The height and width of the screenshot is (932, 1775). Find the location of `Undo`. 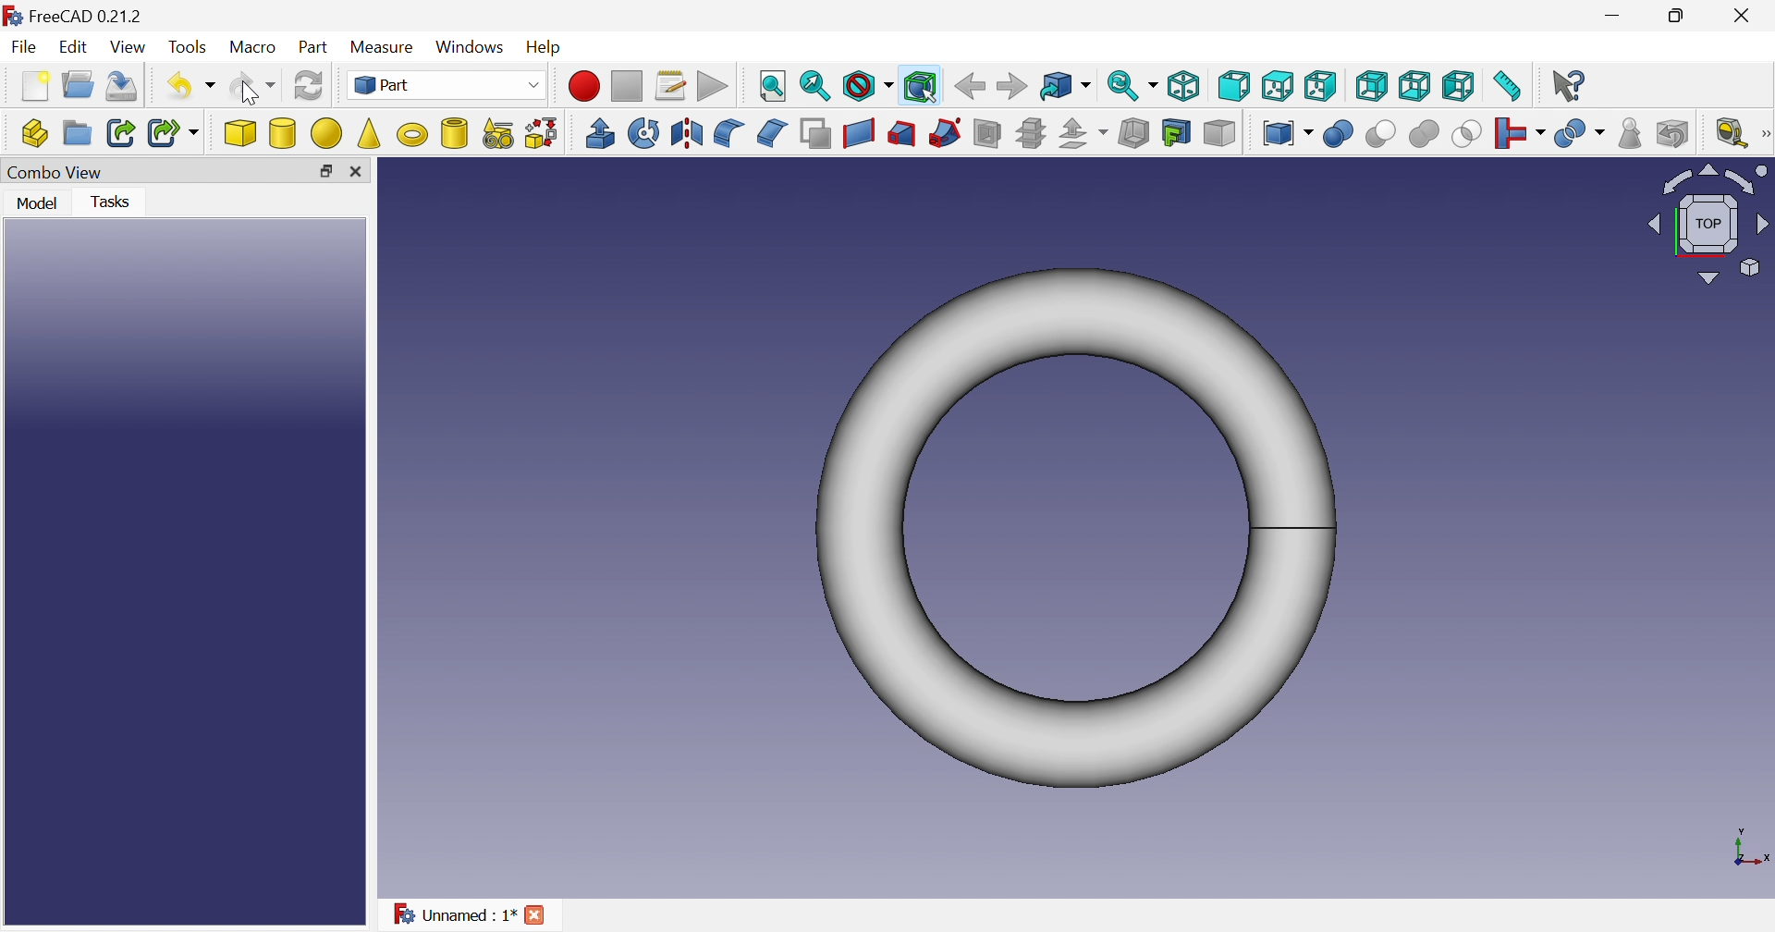

Undo is located at coordinates (189, 86).